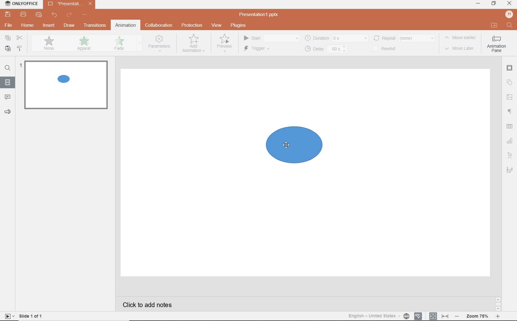 The image size is (517, 321). I want to click on undo, so click(55, 16).